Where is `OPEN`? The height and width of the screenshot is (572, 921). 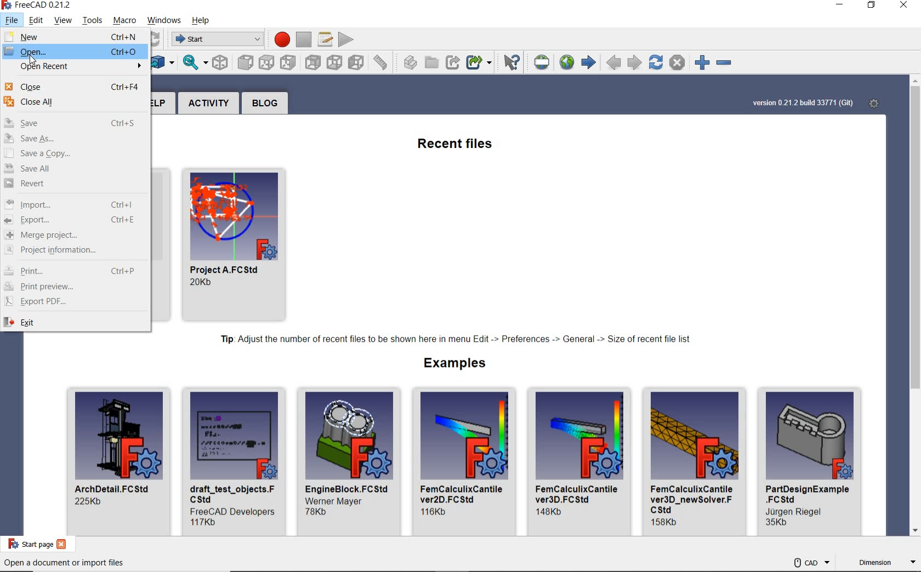 OPEN is located at coordinates (42, 53).